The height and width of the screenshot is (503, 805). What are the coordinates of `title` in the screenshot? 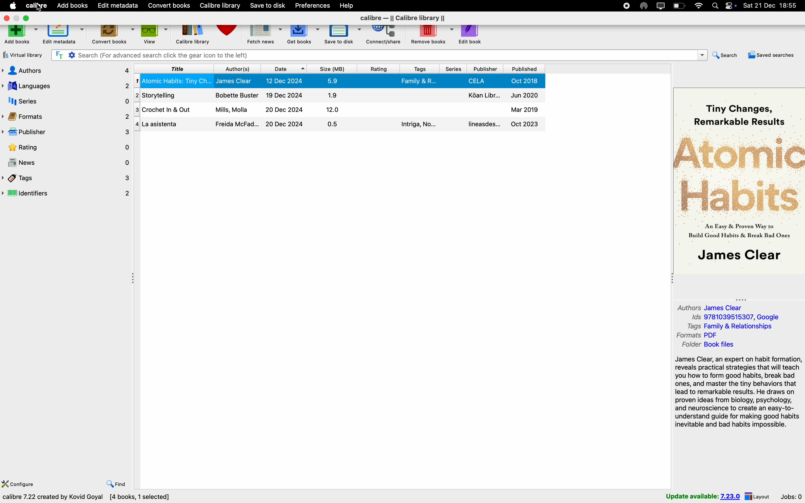 It's located at (175, 68).